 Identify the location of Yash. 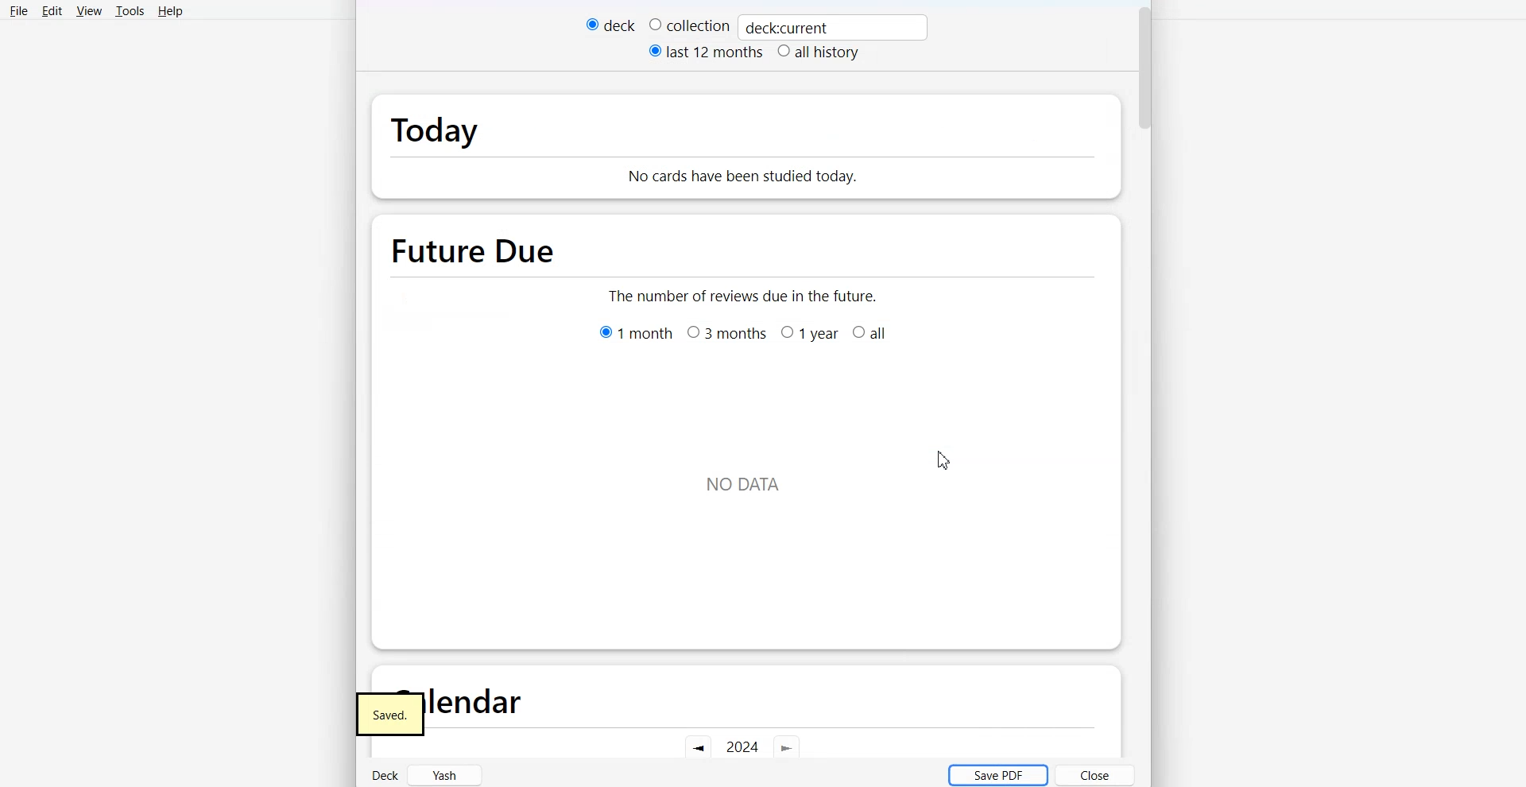
(447, 774).